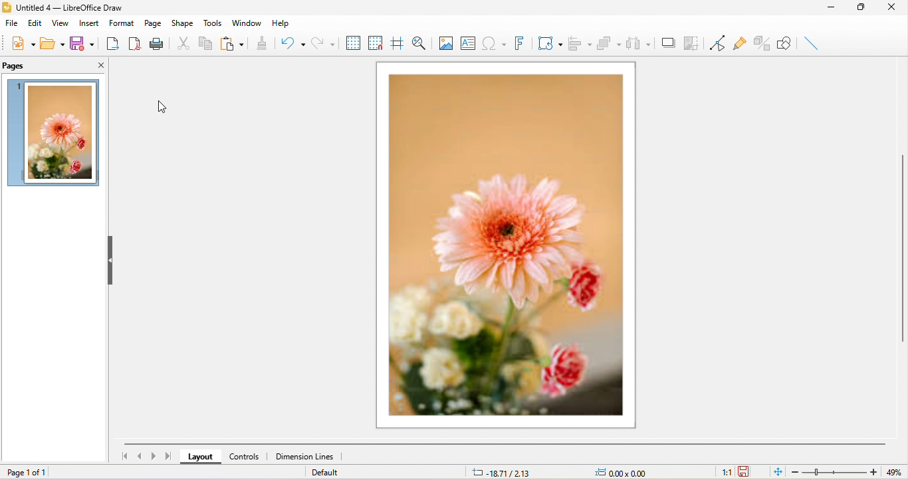  Describe the element at coordinates (213, 21) in the screenshot. I see `tools` at that location.